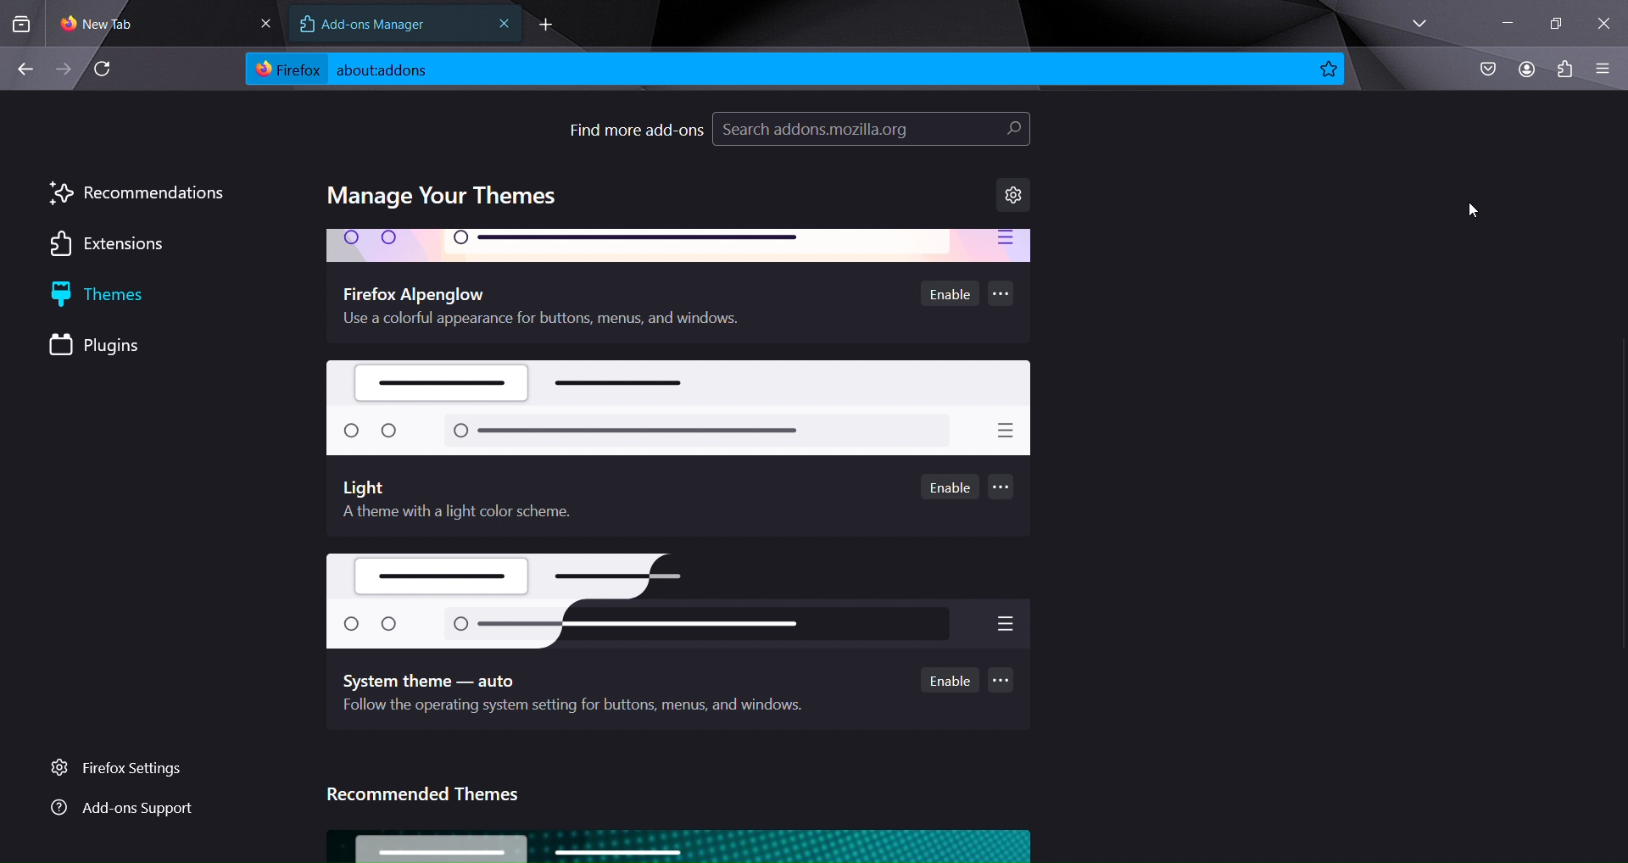  Describe the element at coordinates (951, 488) in the screenshot. I see `enable` at that location.